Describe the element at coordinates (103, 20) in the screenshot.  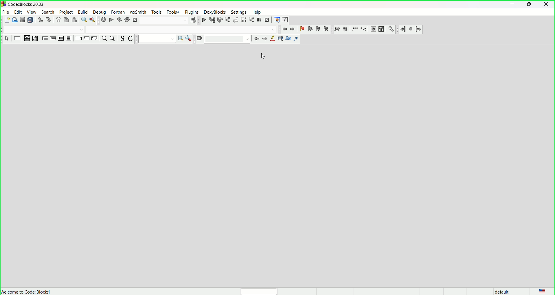
I see `build` at that location.